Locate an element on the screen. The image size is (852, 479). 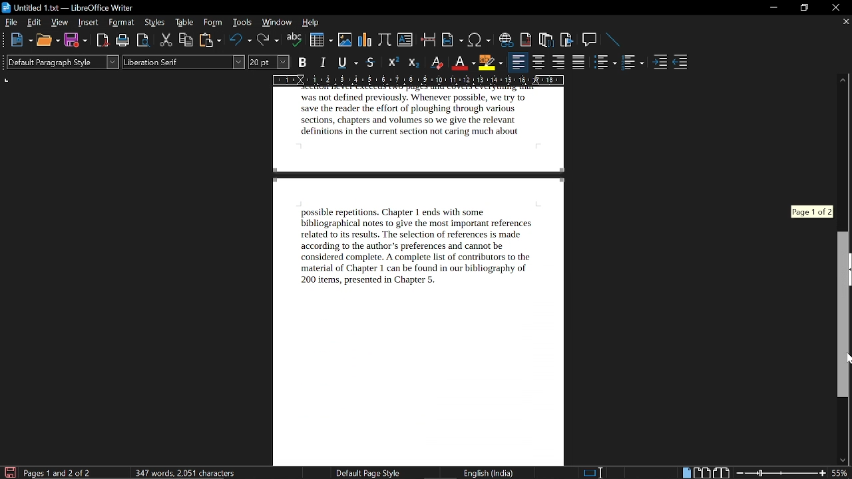
open is located at coordinates (47, 41).